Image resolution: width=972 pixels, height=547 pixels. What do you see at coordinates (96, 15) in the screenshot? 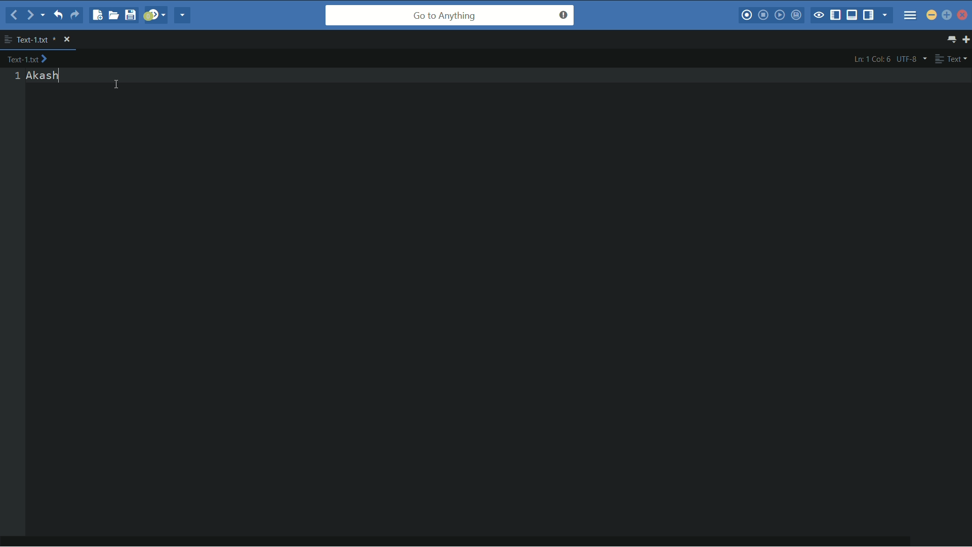
I see `new file` at bounding box center [96, 15].